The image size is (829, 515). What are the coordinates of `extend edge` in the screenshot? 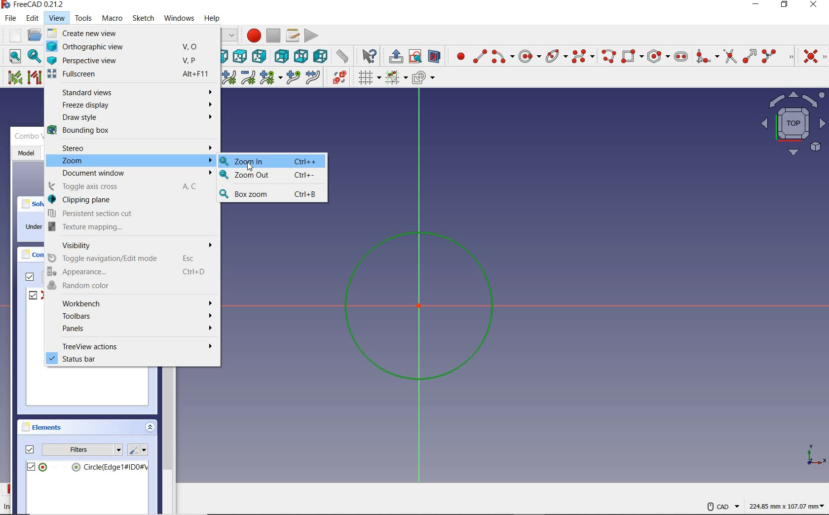 It's located at (750, 55).